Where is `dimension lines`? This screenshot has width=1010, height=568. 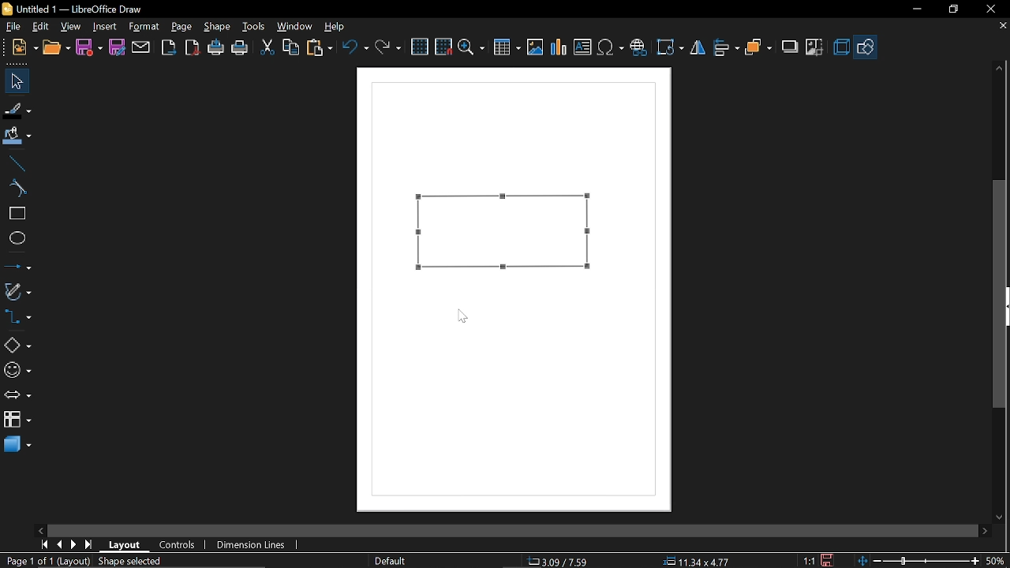
dimension lines is located at coordinates (252, 545).